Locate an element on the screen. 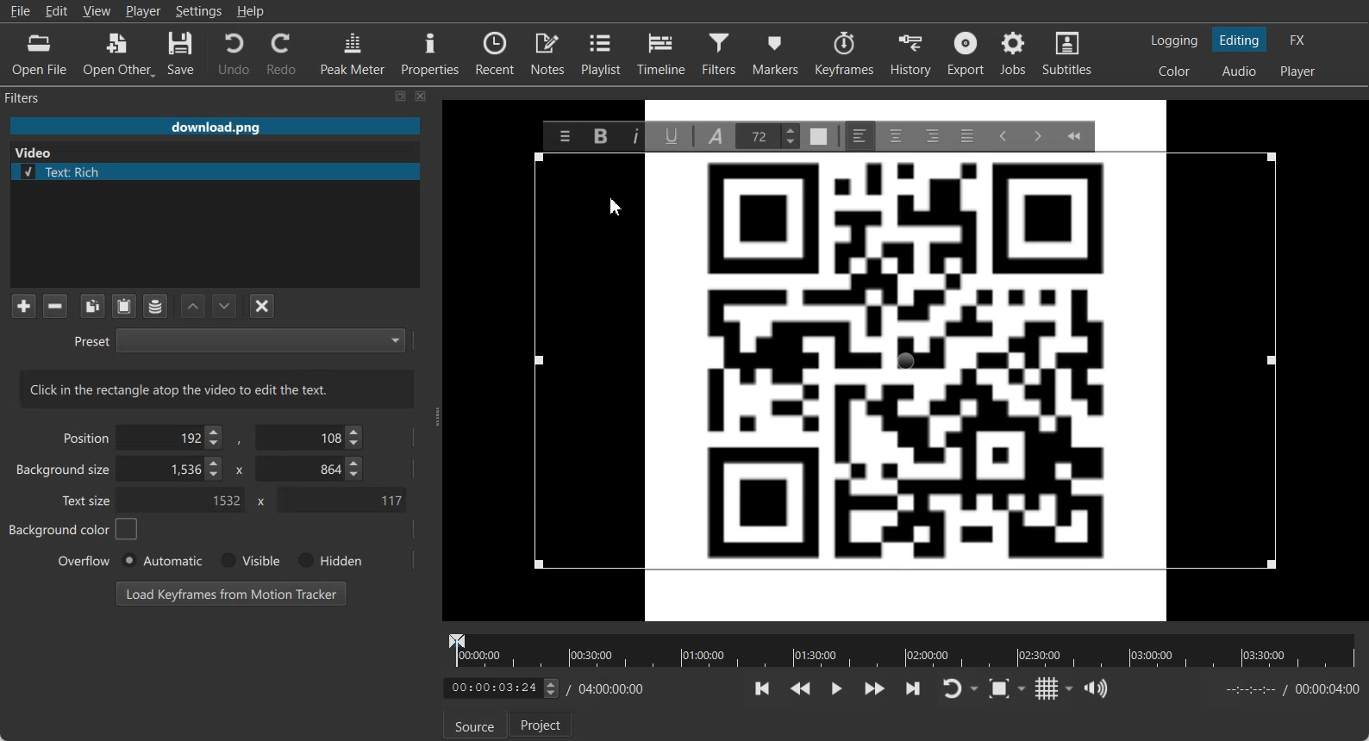  Copy checked filters is located at coordinates (92, 306).